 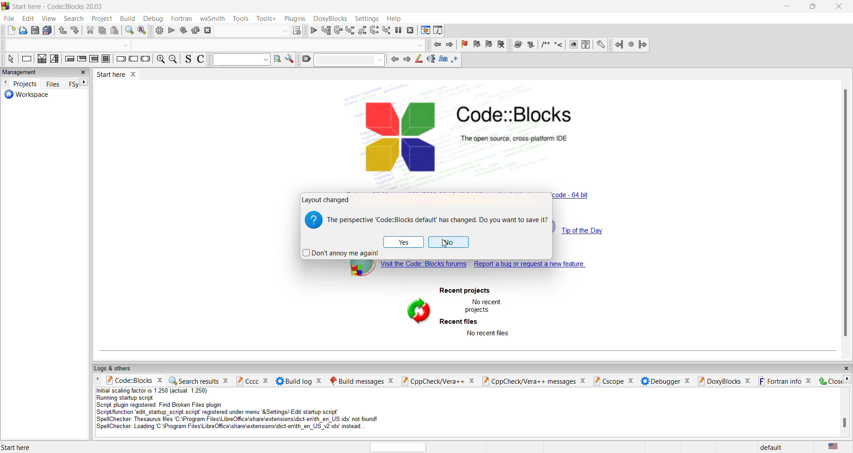 What do you see at coordinates (362, 30) in the screenshot?
I see `step into` at bounding box center [362, 30].